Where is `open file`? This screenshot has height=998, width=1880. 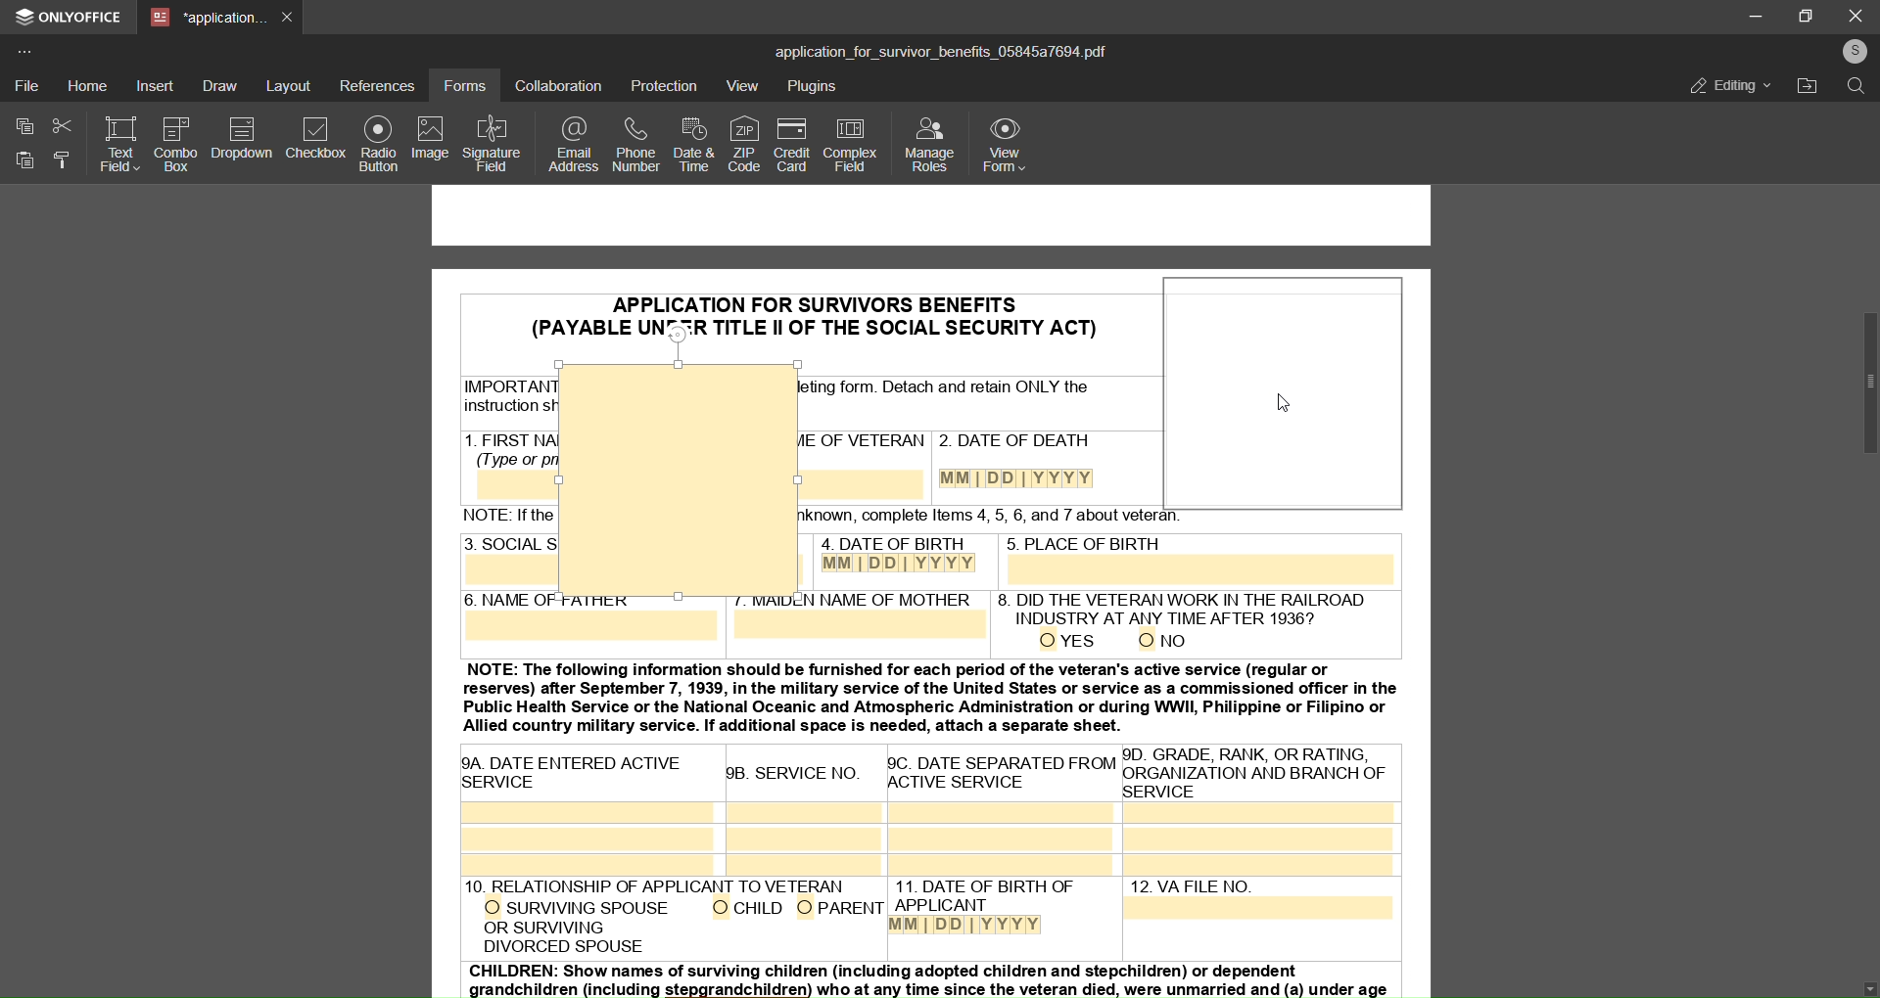
open file is located at coordinates (1809, 87).